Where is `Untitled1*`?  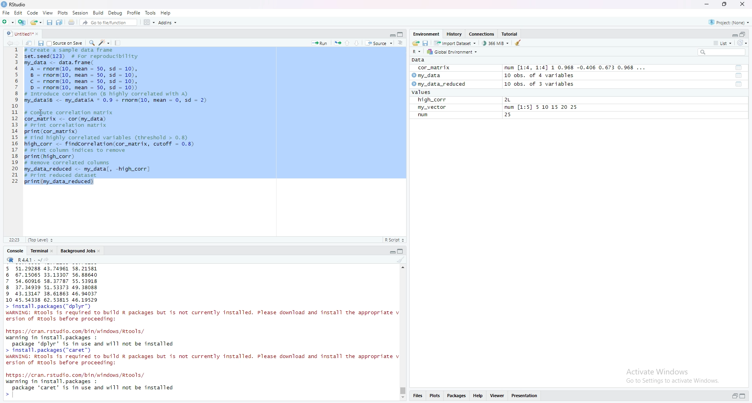
Untitled1* is located at coordinates (20, 34).